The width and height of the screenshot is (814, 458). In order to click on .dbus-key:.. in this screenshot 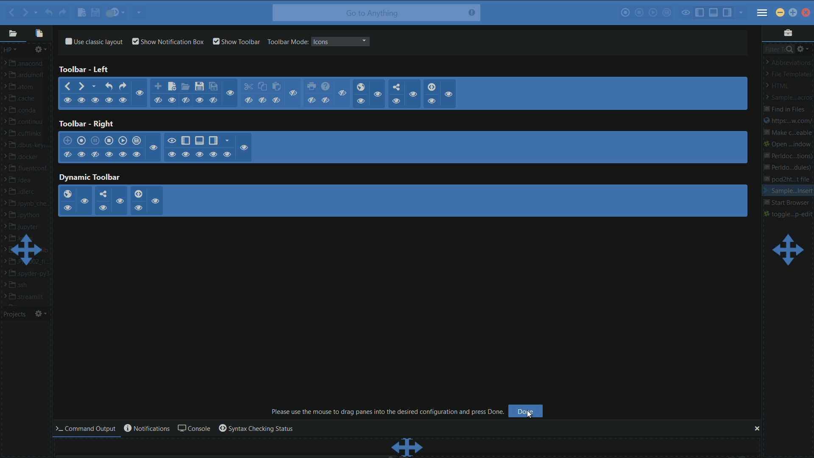, I will do `click(29, 146)`.